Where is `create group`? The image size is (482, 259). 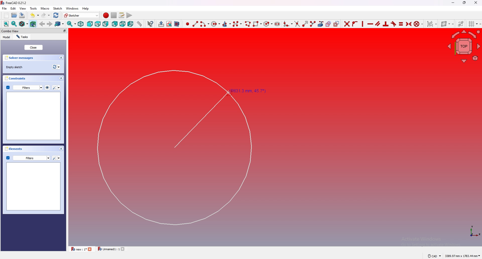
create group is located at coordinates (161, 24).